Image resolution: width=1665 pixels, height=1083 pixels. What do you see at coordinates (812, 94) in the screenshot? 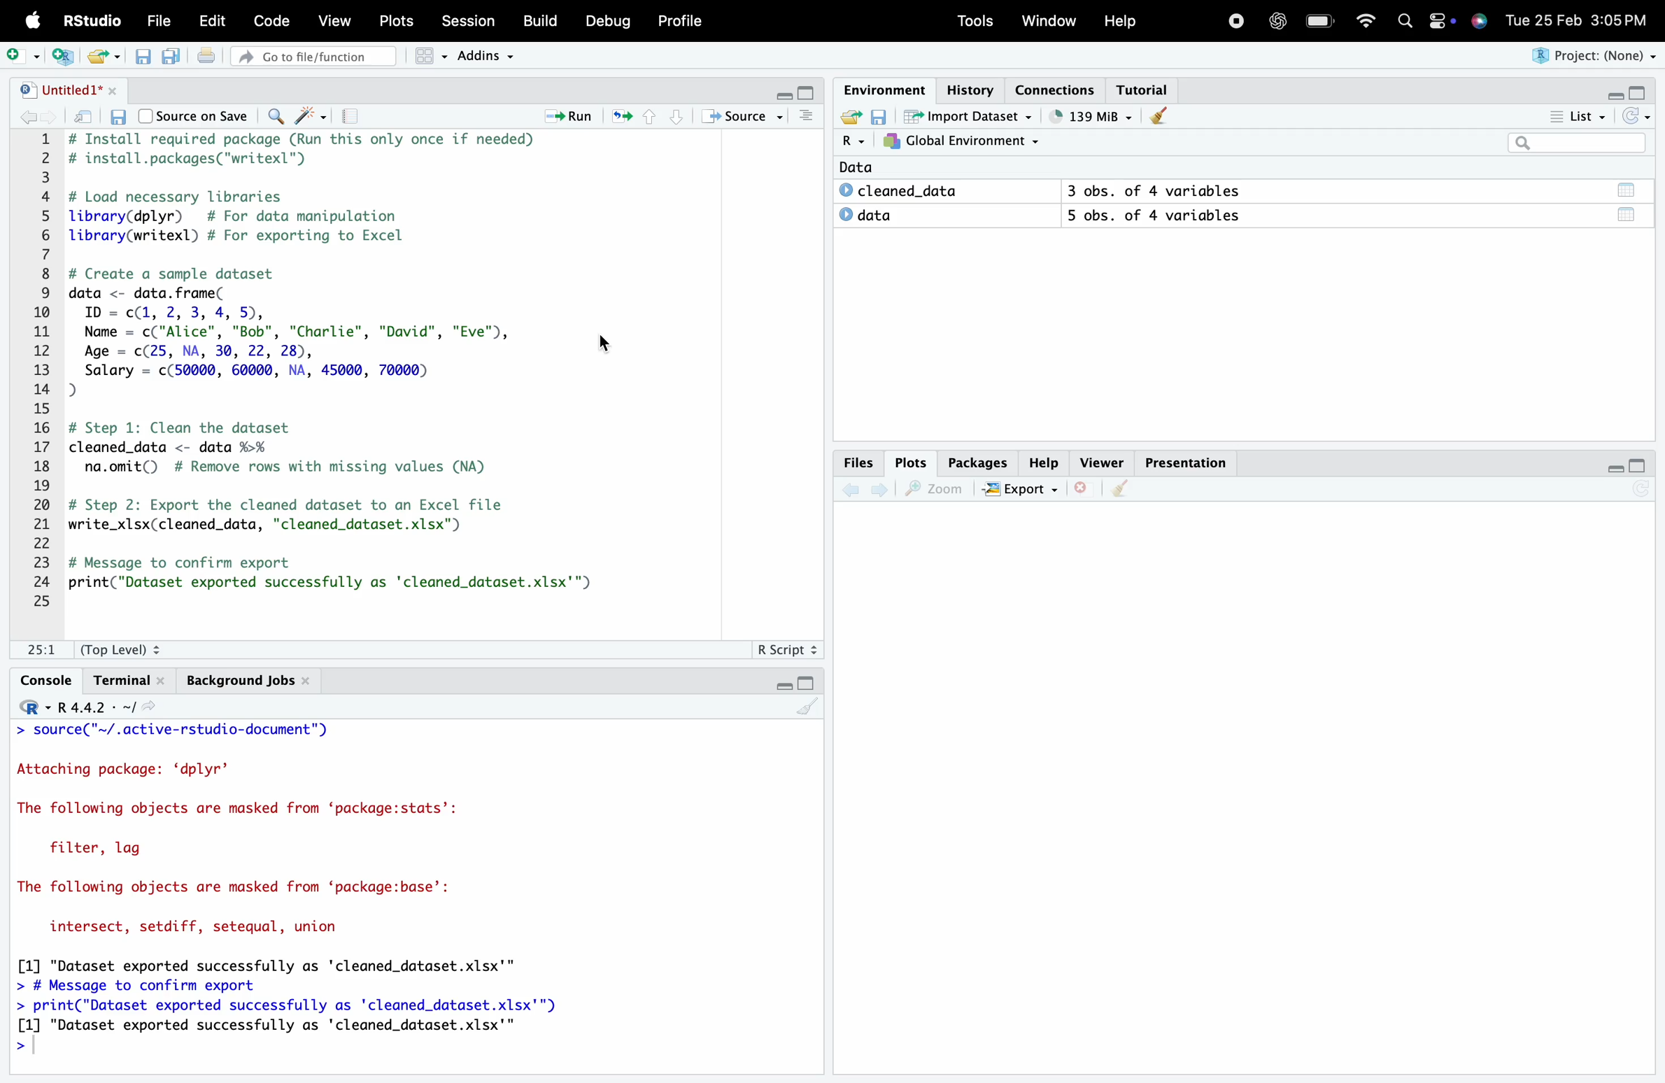
I see `Maximize/Restore` at bounding box center [812, 94].